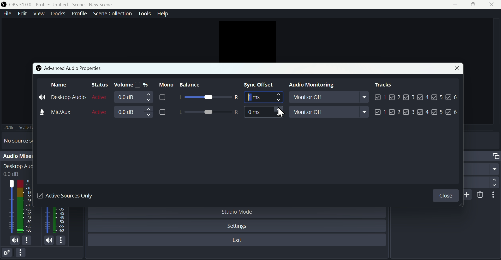 This screenshot has width=501, height=260. Describe the element at coordinates (62, 241) in the screenshot. I see `More options` at that location.